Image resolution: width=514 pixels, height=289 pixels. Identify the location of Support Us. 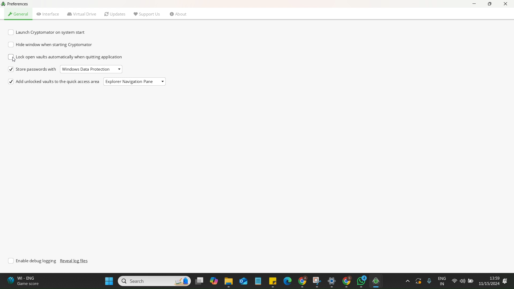
(146, 13).